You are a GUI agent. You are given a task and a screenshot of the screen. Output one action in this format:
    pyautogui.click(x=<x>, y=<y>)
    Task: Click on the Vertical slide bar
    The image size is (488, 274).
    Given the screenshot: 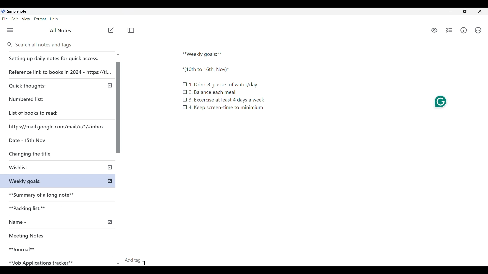 What is the action you would take?
    pyautogui.click(x=119, y=161)
    